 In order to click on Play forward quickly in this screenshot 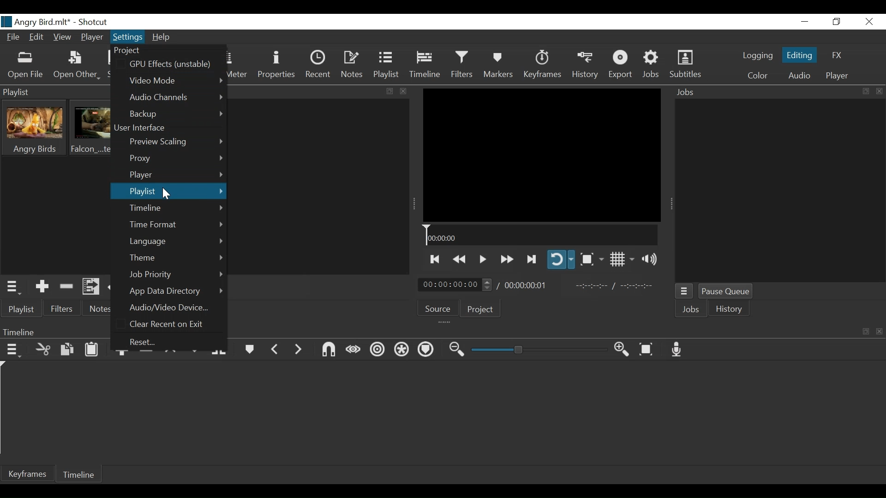, I will do `click(507, 260)`.